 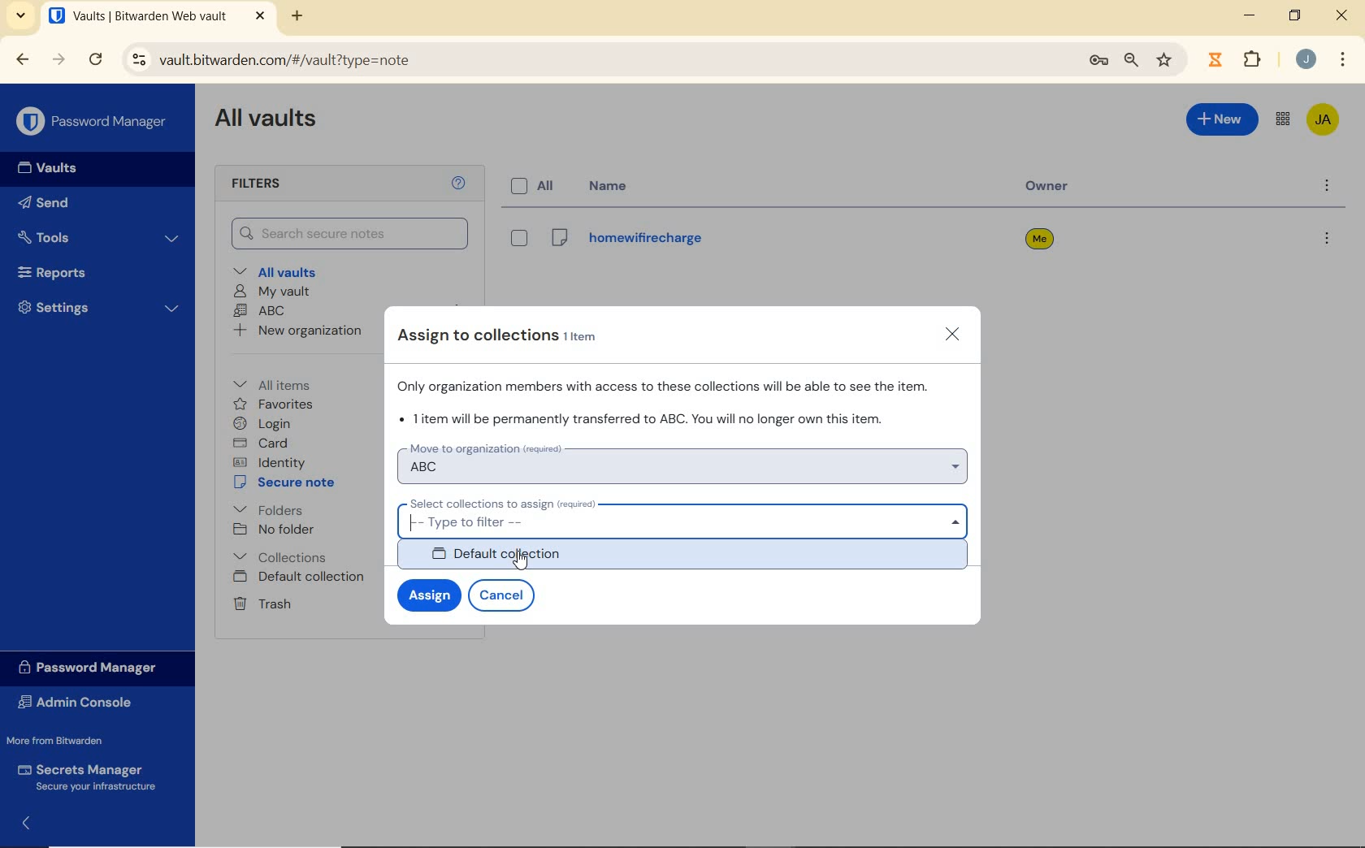 I want to click on assign, so click(x=427, y=595).